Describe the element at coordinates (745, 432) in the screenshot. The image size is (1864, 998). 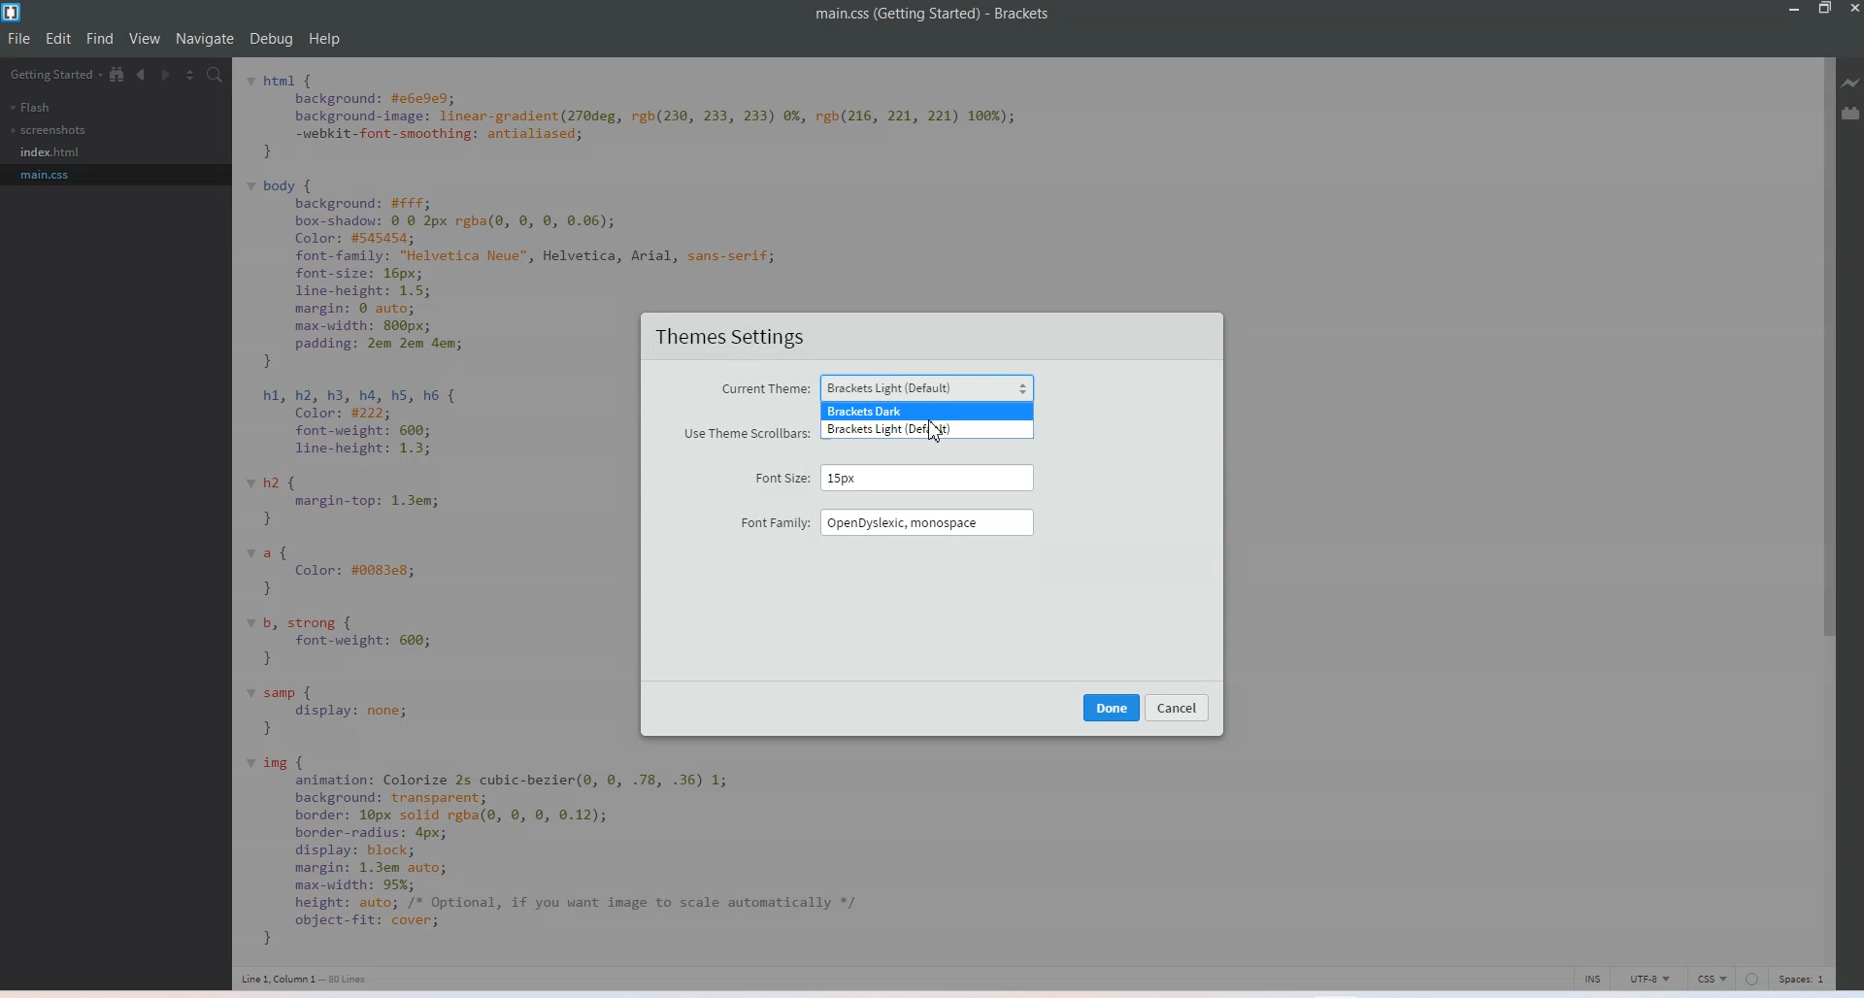
I see `use theme scroll bars` at that location.